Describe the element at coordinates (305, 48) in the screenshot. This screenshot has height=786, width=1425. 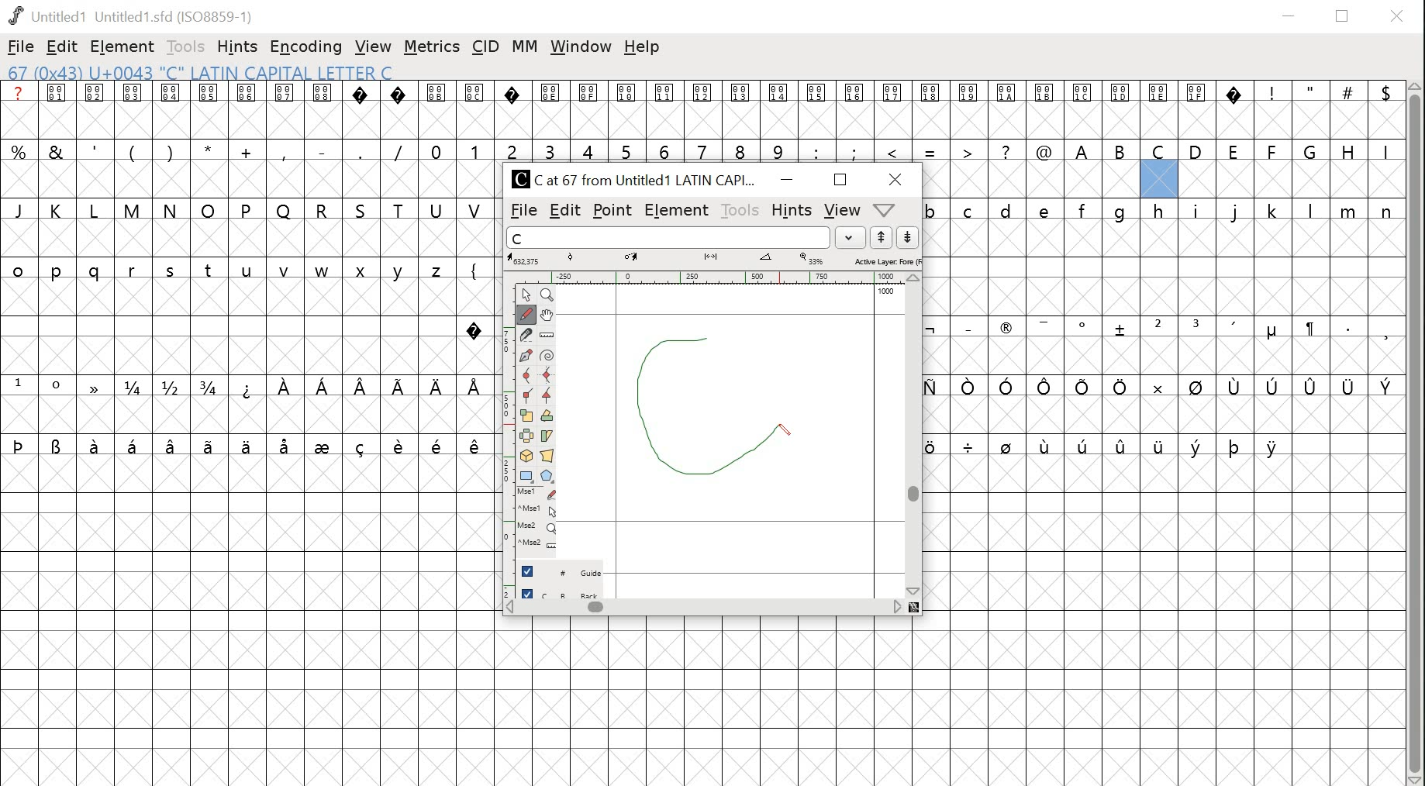
I see `encoding` at that location.